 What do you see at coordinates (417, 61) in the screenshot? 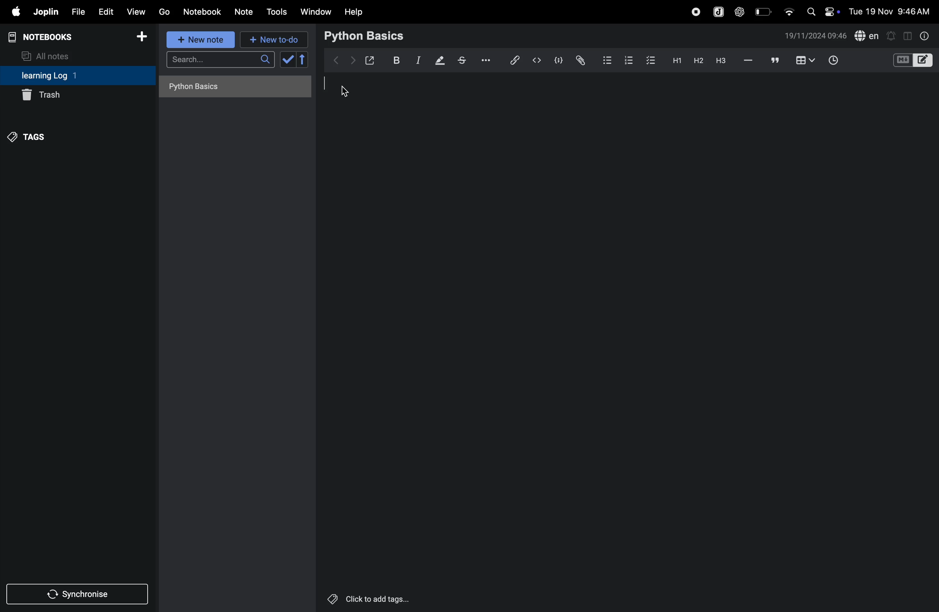
I see `itallic` at bounding box center [417, 61].